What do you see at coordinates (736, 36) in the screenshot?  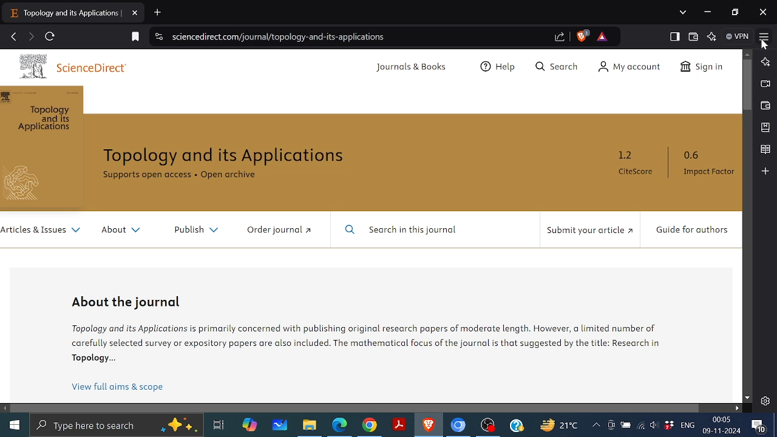 I see `VPN` at bounding box center [736, 36].